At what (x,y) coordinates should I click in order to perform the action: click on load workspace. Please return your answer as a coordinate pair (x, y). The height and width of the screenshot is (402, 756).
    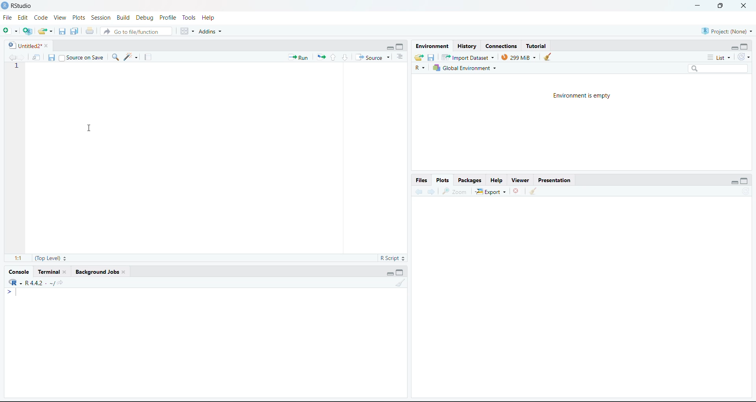
    Looking at the image, I should click on (419, 57).